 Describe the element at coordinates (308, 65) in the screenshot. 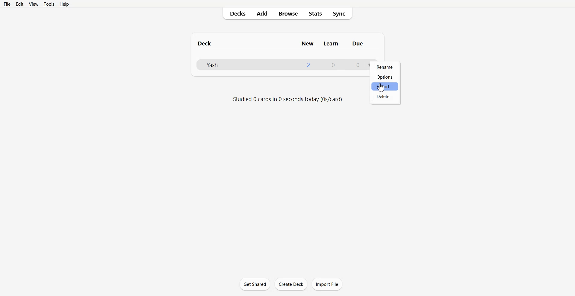

I see `1` at that location.